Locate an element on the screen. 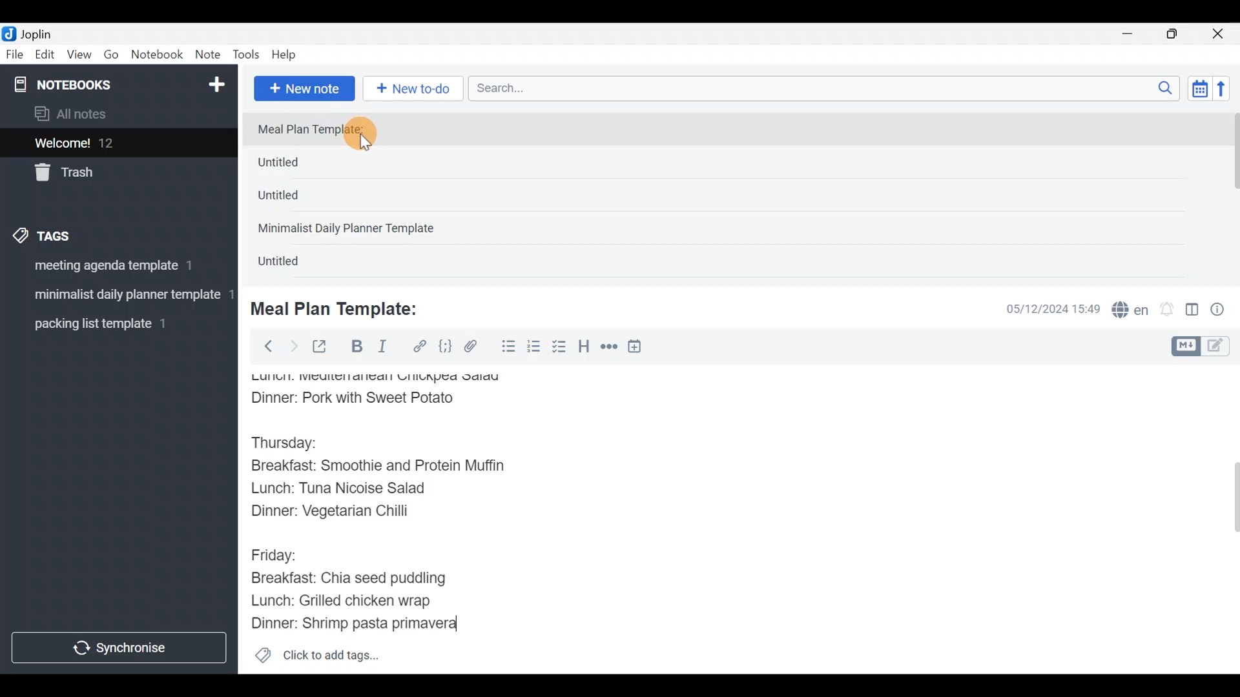 Image resolution: width=1240 pixels, height=697 pixels. Dinner: Shrimp pasta primavera is located at coordinates (367, 625).